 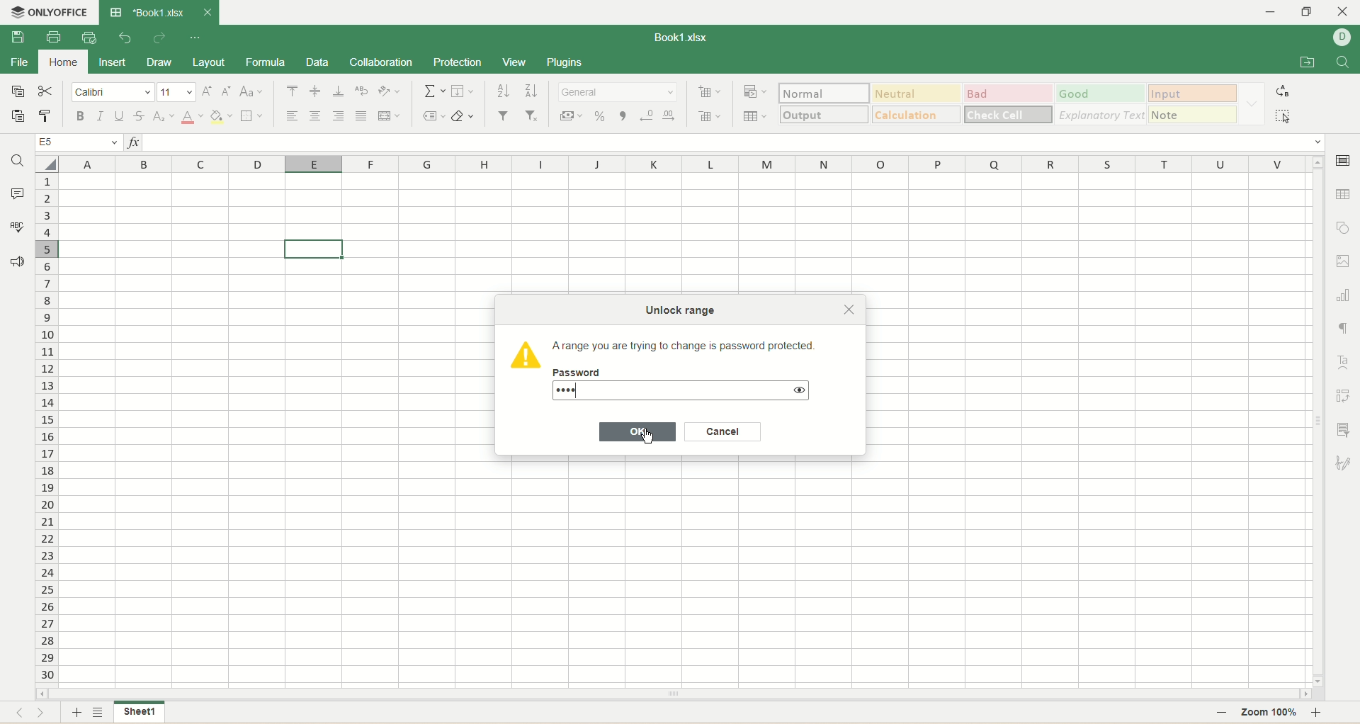 I want to click on slicer settings, so click(x=1344, y=428).